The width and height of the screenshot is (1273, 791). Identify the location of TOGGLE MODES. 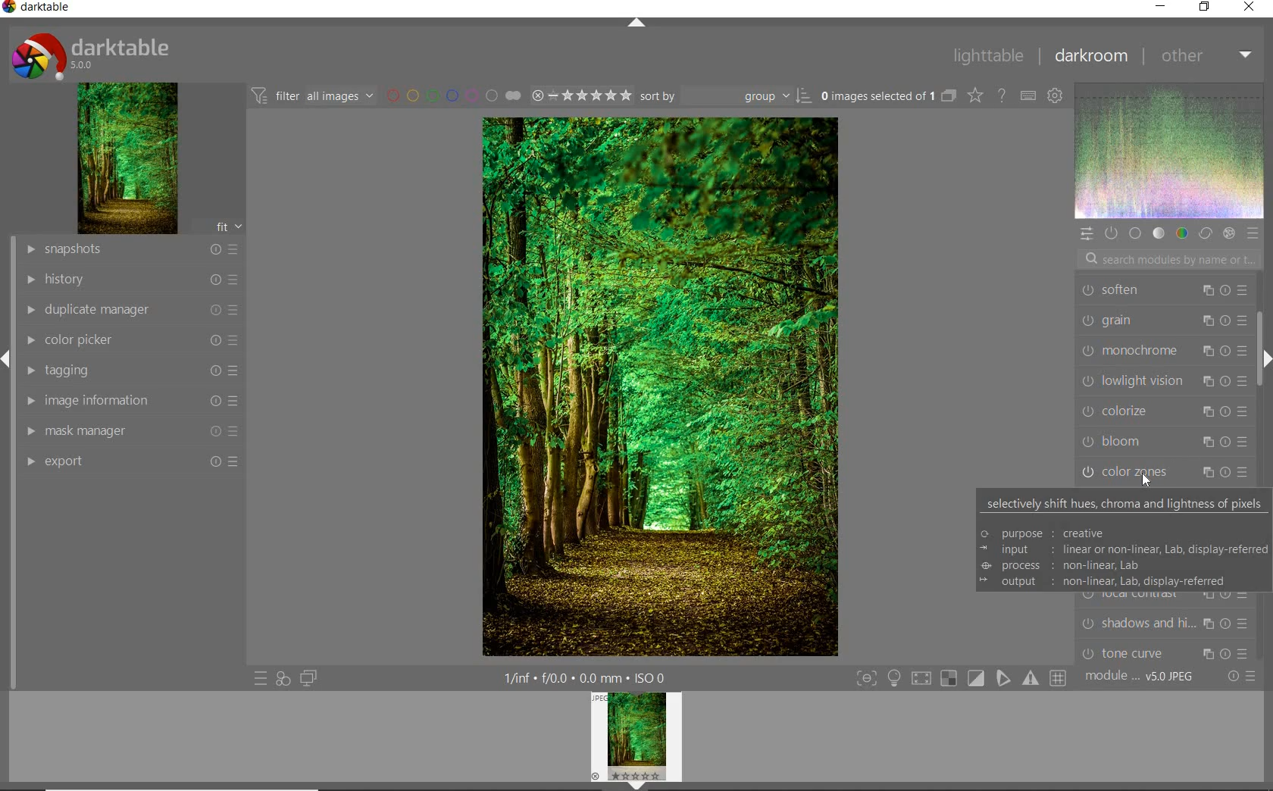
(960, 679).